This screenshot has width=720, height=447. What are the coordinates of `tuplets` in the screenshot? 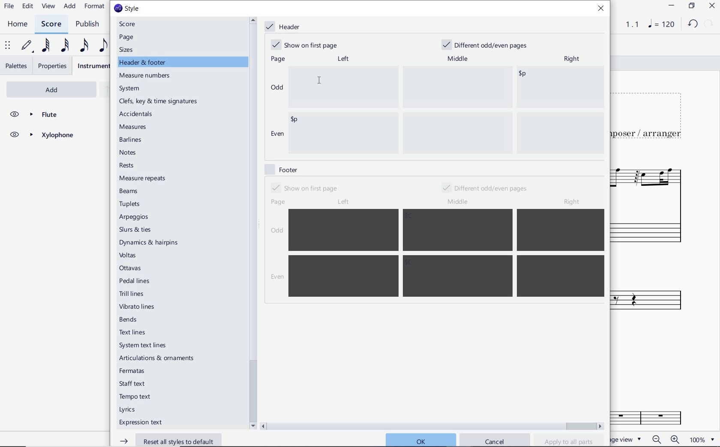 It's located at (131, 204).